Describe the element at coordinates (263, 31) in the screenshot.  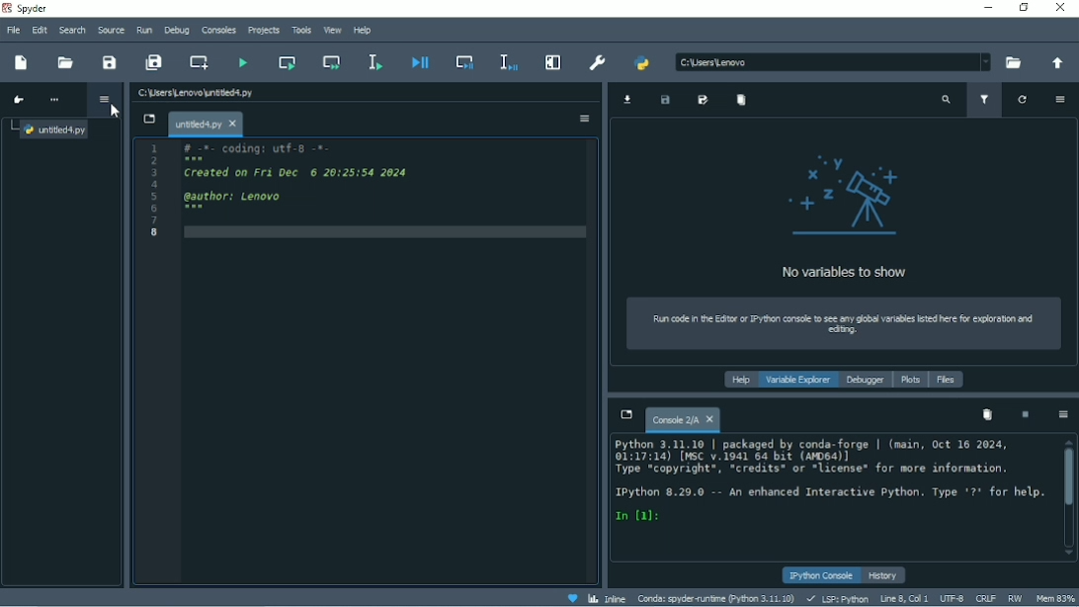
I see `Projects` at that location.